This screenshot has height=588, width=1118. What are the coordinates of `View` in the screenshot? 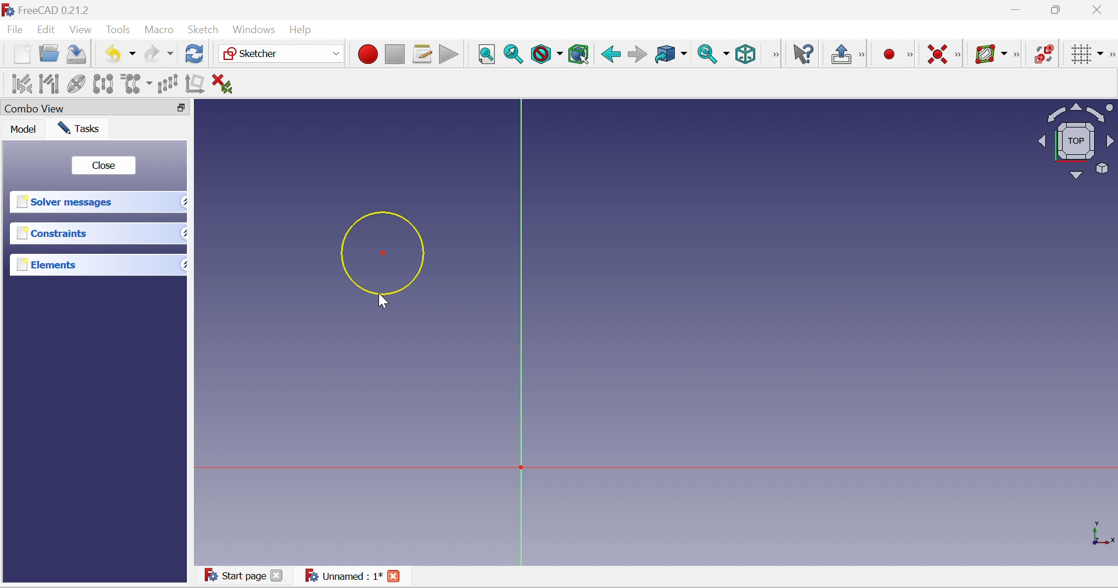 It's located at (774, 54).